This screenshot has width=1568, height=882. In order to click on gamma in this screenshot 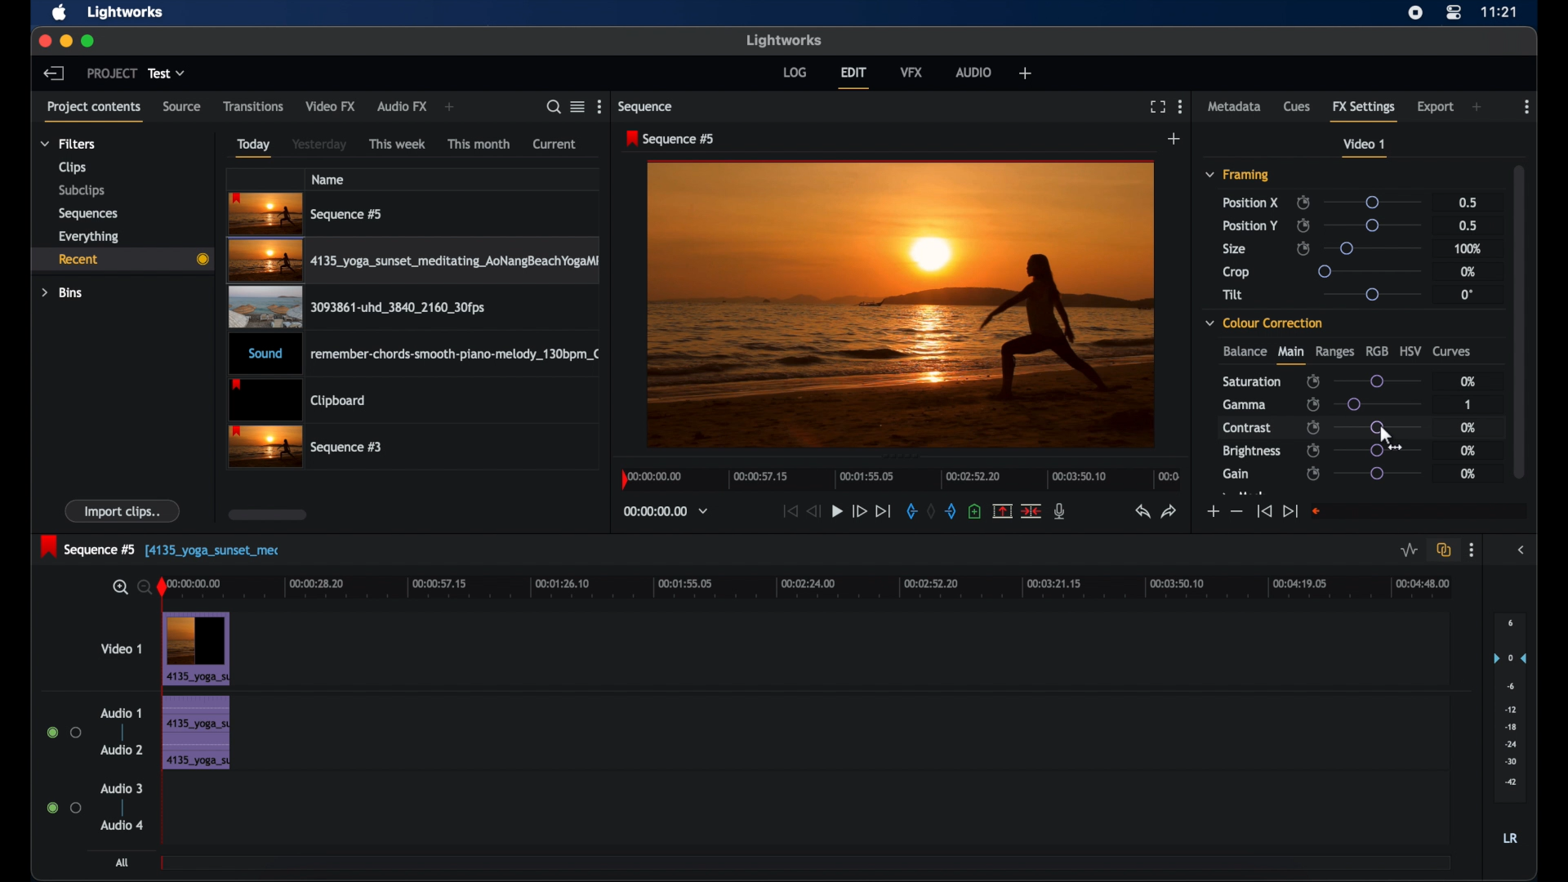, I will do `click(1245, 404)`.